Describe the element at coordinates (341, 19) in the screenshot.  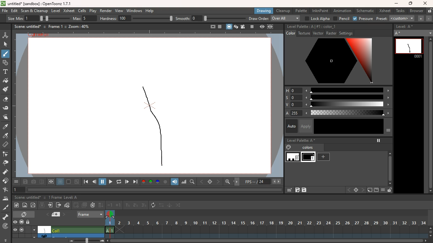
I see `pencil` at that location.